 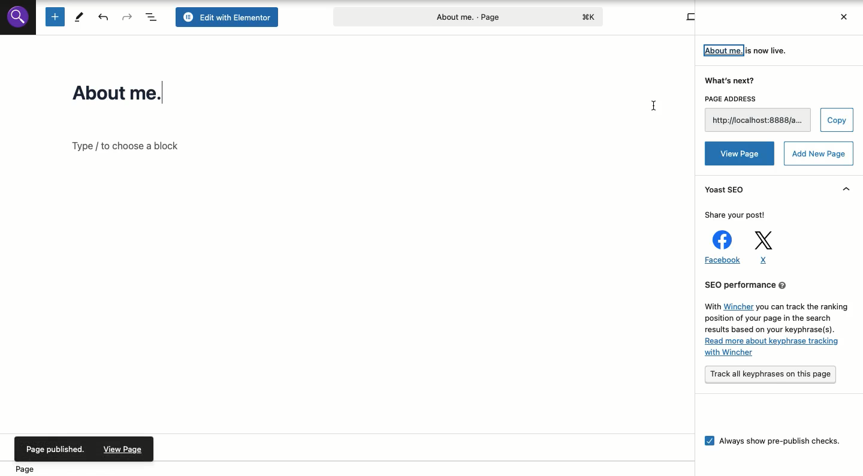 What do you see at coordinates (803, 308) in the screenshot?
I see `you can track the ranking` at bounding box center [803, 308].